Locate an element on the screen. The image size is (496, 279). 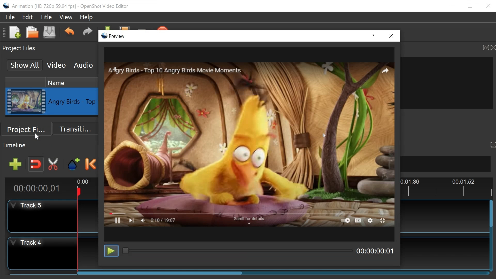
Vertical Scroll bar is located at coordinates (491, 213).